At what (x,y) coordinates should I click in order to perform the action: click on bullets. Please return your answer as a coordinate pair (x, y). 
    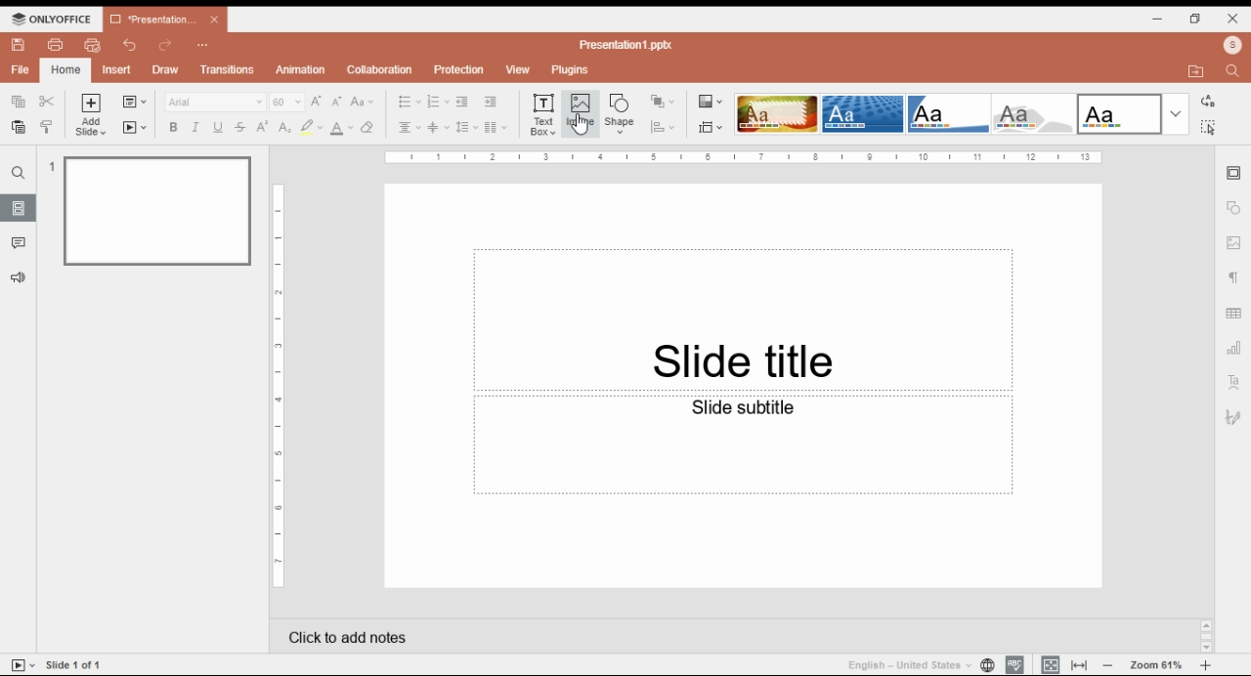
    Looking at the image, I should click on (409, 103).